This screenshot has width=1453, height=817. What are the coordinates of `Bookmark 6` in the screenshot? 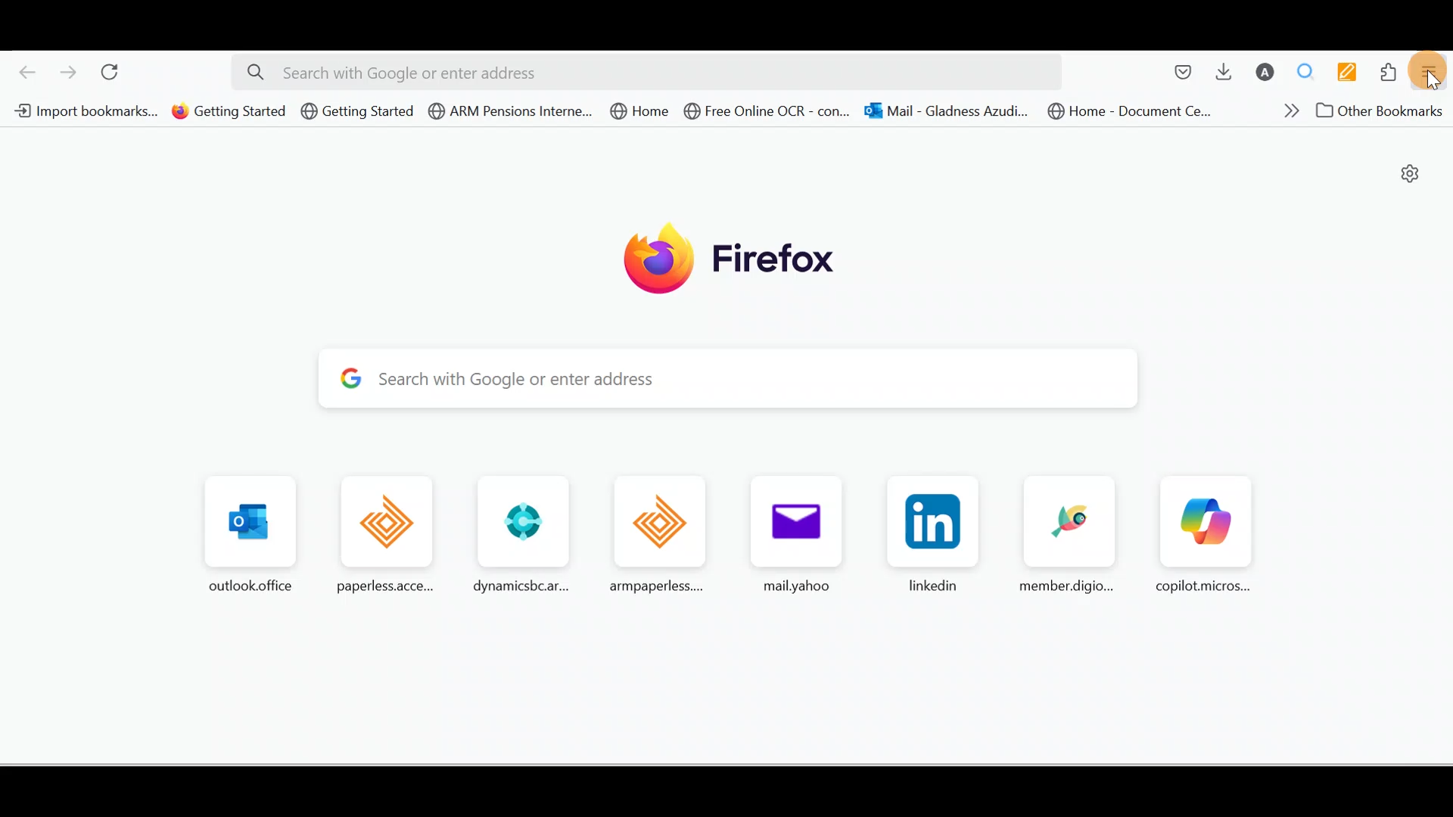 It's located at (769, 113).